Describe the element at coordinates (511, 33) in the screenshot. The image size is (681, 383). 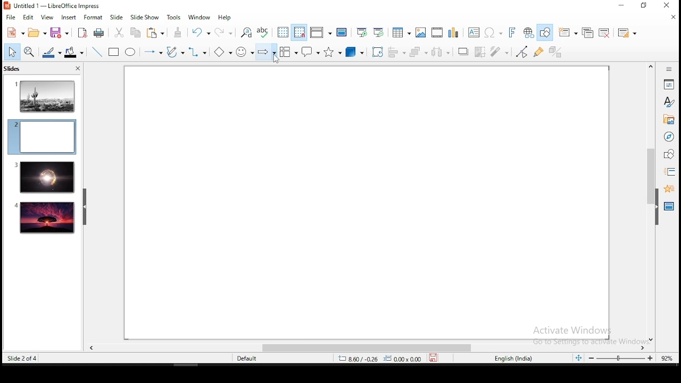
I see `fontwork text` at that location.